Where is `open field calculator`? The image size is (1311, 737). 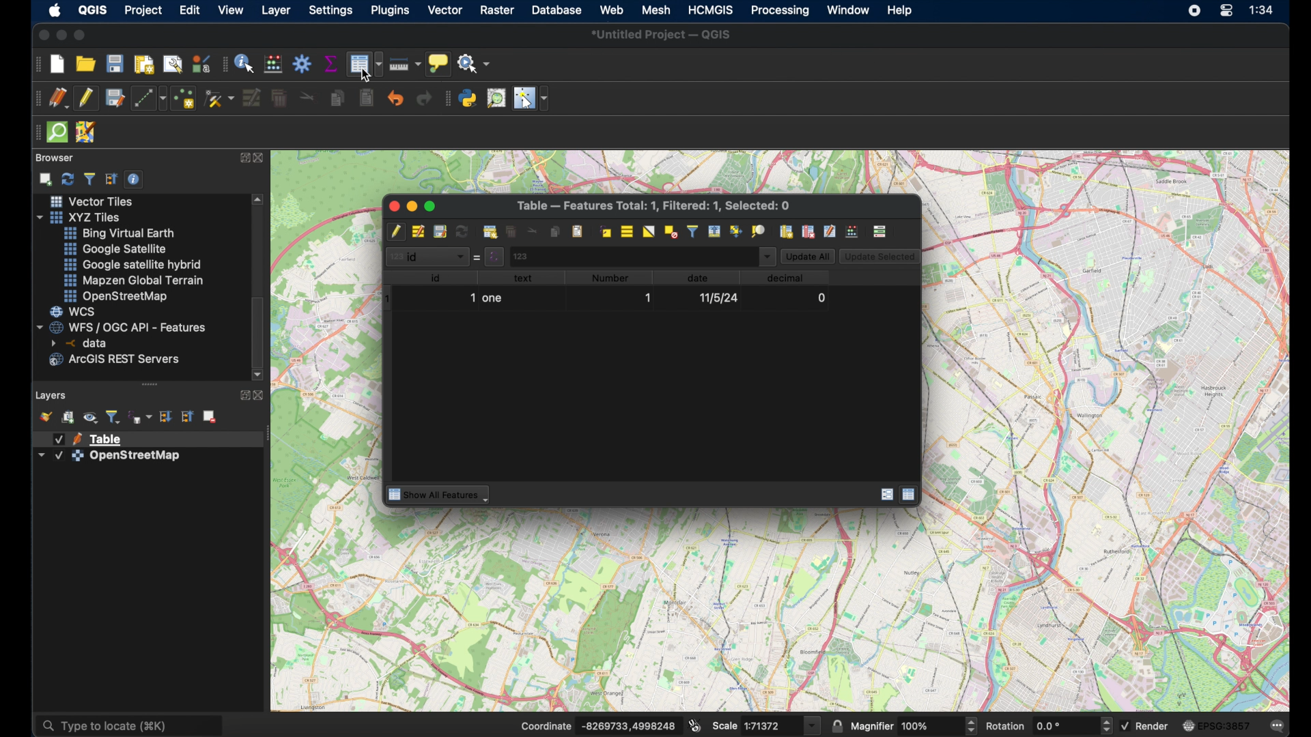 open field calculator is located at coordinates (854, 228).